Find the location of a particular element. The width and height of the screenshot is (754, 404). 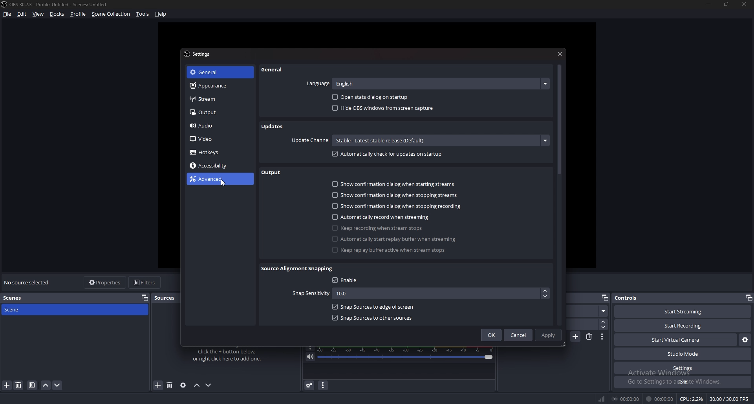

increase duration is located at coordinates (604, 322).